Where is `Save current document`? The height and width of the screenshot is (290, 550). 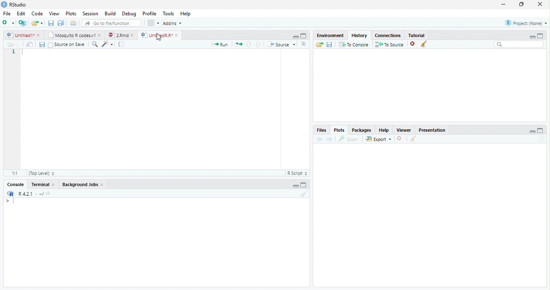 Save current document is located at coordinates (50, 23).